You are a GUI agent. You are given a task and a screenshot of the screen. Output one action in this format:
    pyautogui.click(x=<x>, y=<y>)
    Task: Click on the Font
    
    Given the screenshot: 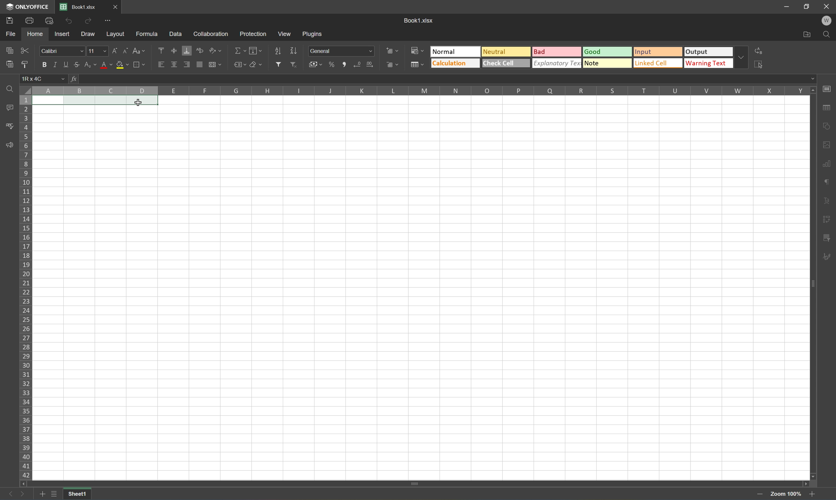 What is the action you would take?
    pyautogui.click(x=62, y=51)
    